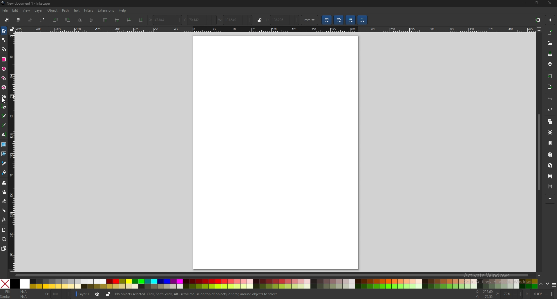  What do you see at coordinates (42, 20) in the screenshot?
I see `toggle selection box` at bounding box center [42, 20].